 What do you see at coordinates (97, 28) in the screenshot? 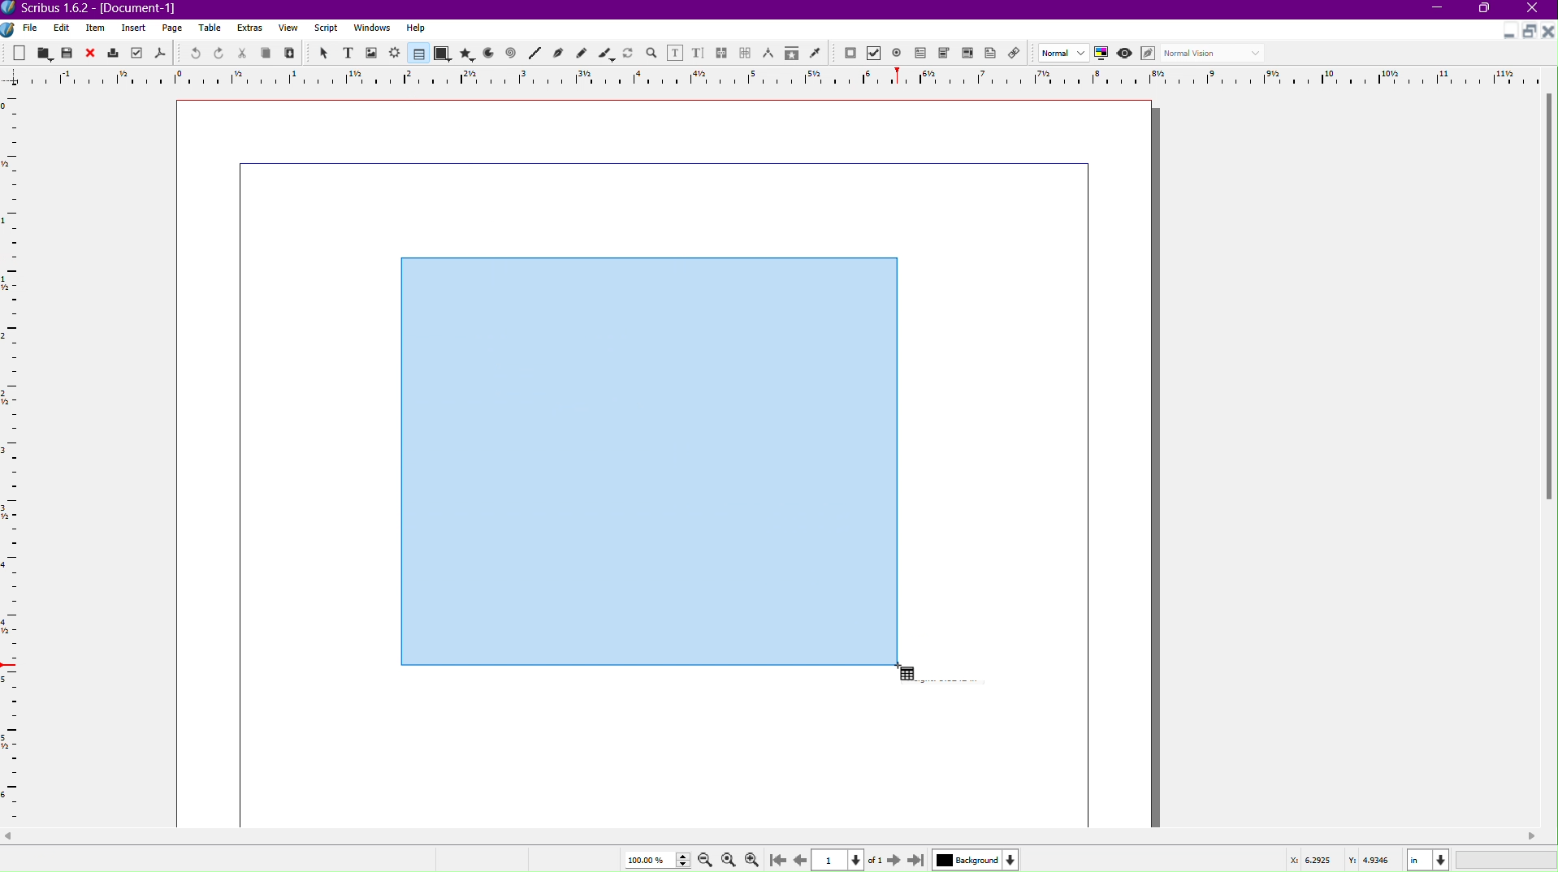
I see `Item` at bounding box center [97, 28].